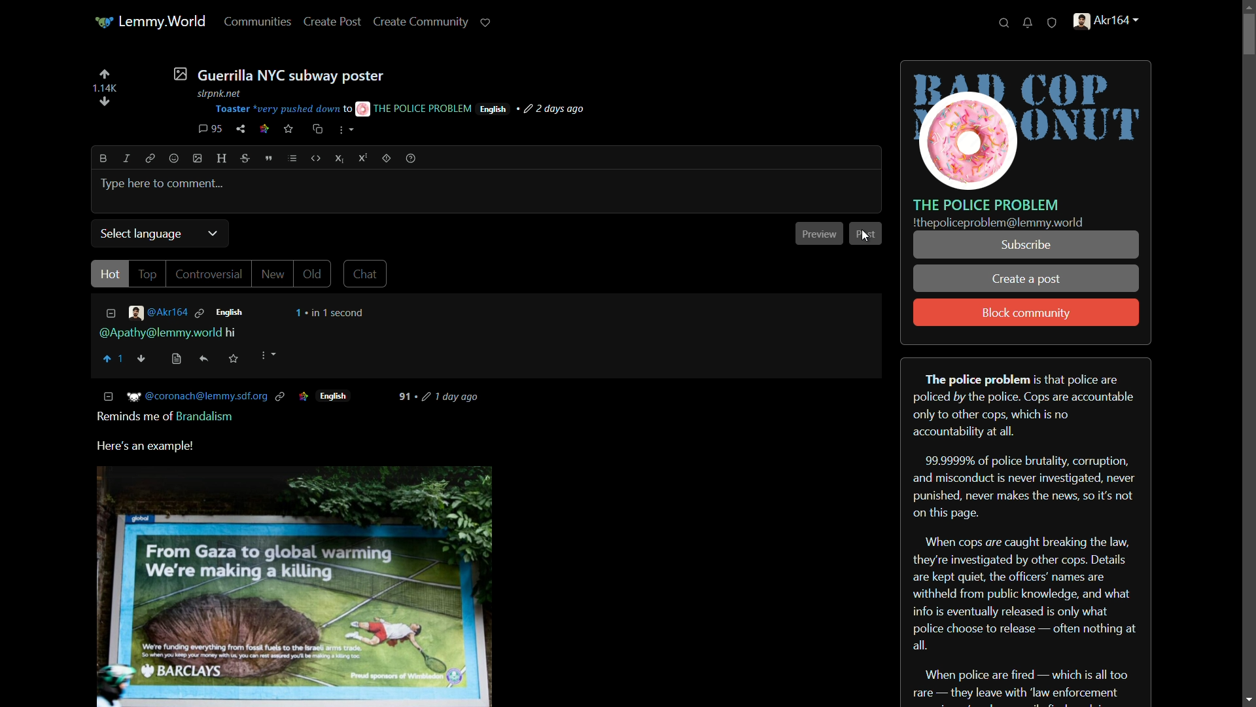  I want to click on spoiler, so click(386, 158).